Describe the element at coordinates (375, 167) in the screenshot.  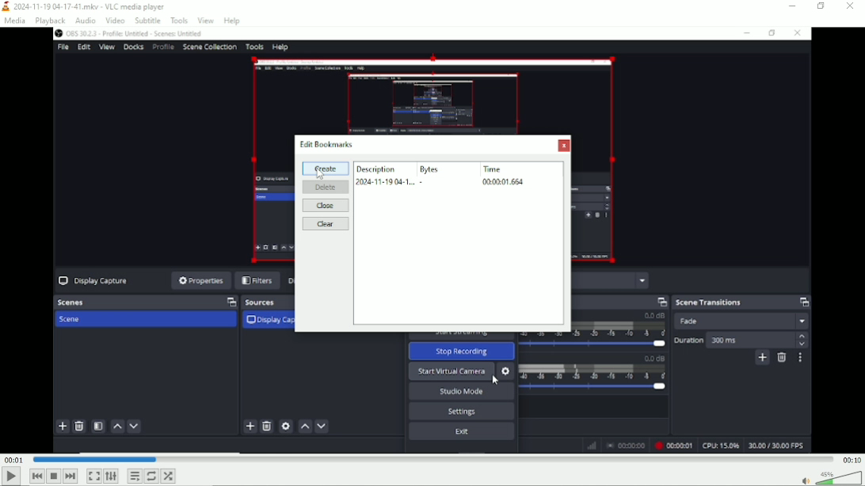
I see `description` at that location.